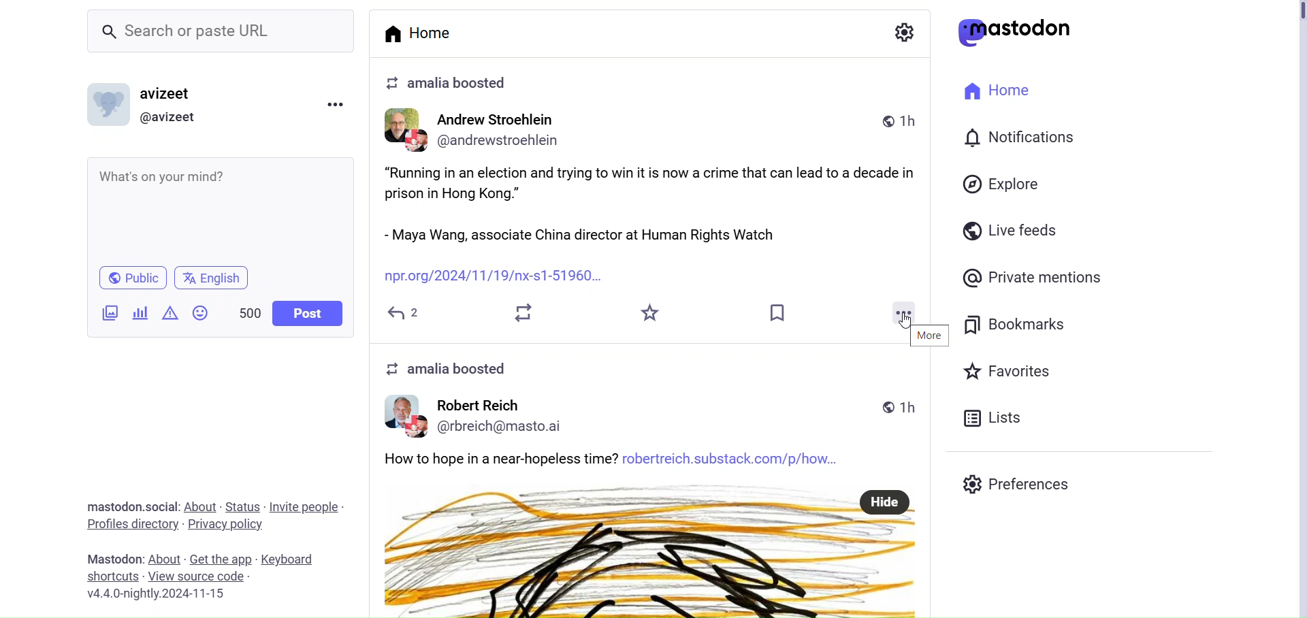  I want to click on Boost, so click(523, 312).